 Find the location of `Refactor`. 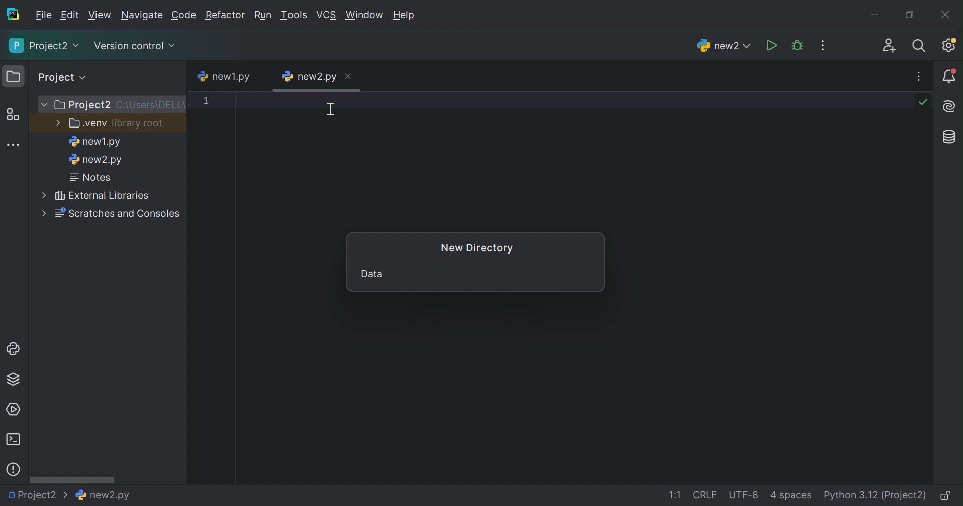

Refactor is located at coordinates (225, 16).